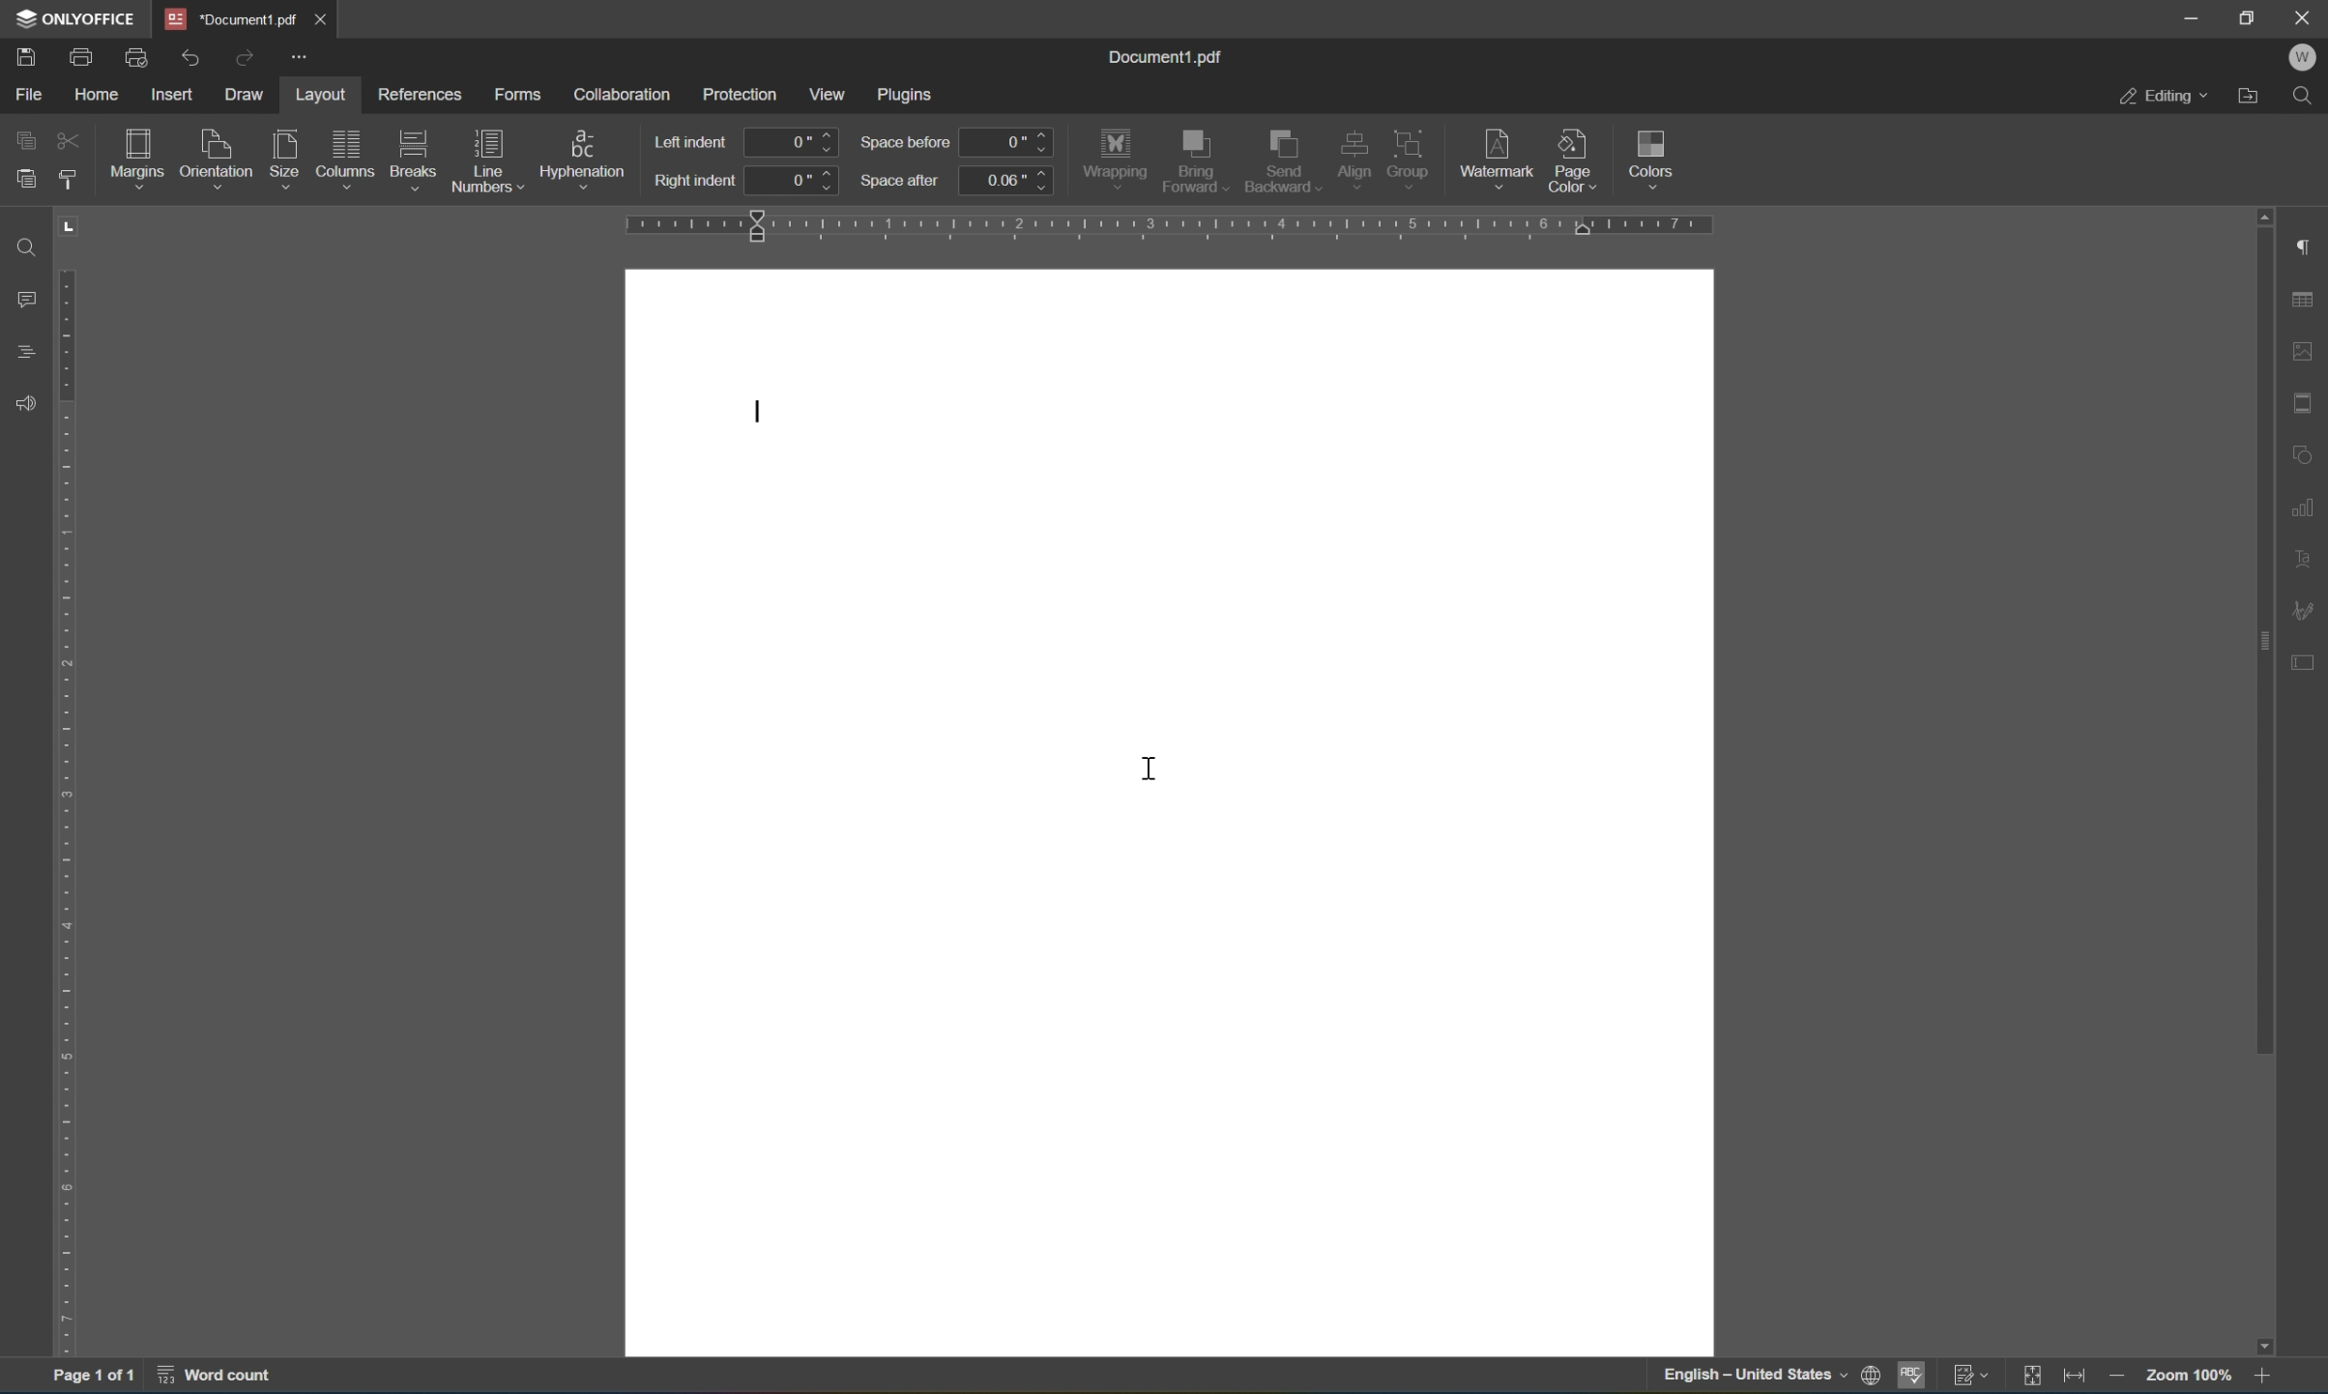 This screenshot has width=2328, height=1394. I want to click on colaboration, so click(623, 92).